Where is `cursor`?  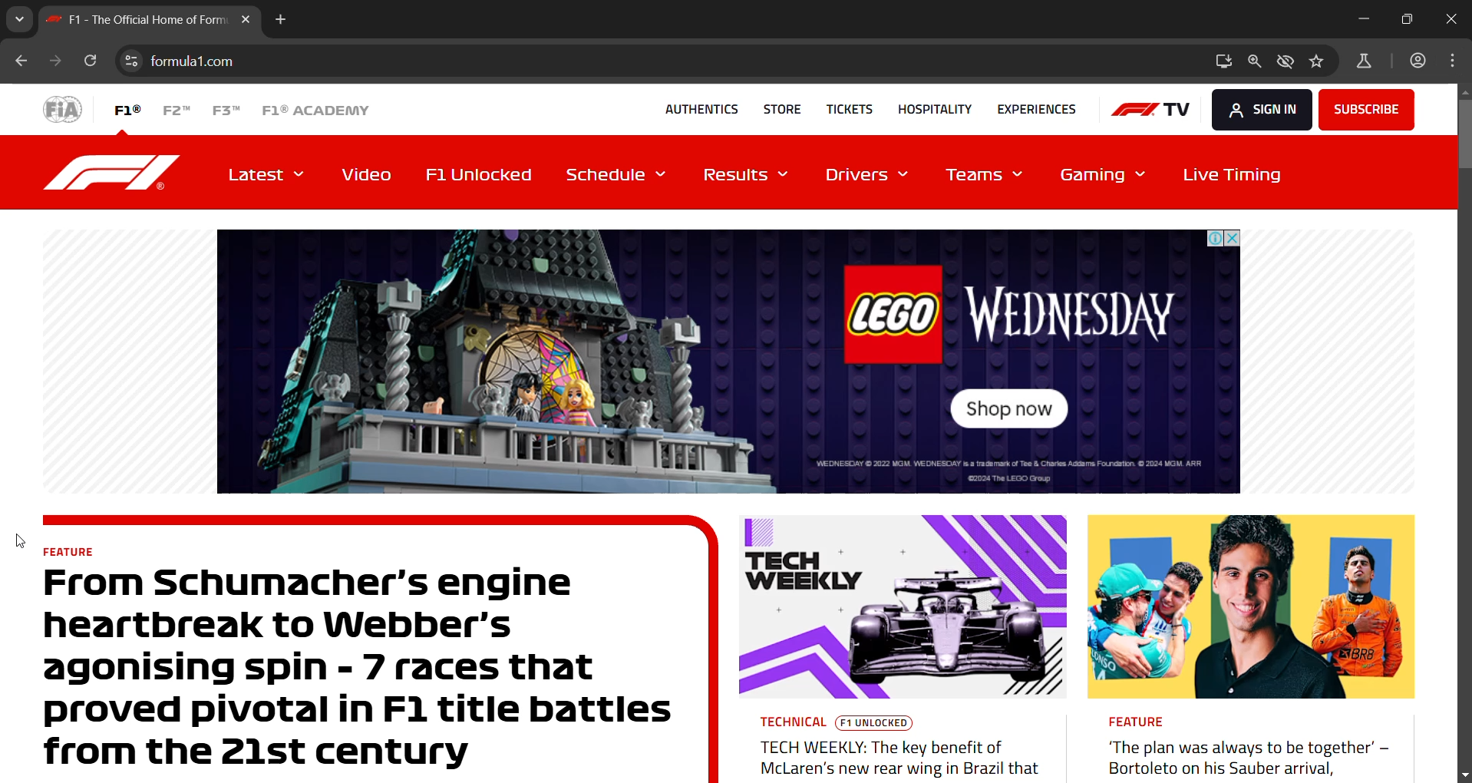
cursor is located at coordinates (19, 540).